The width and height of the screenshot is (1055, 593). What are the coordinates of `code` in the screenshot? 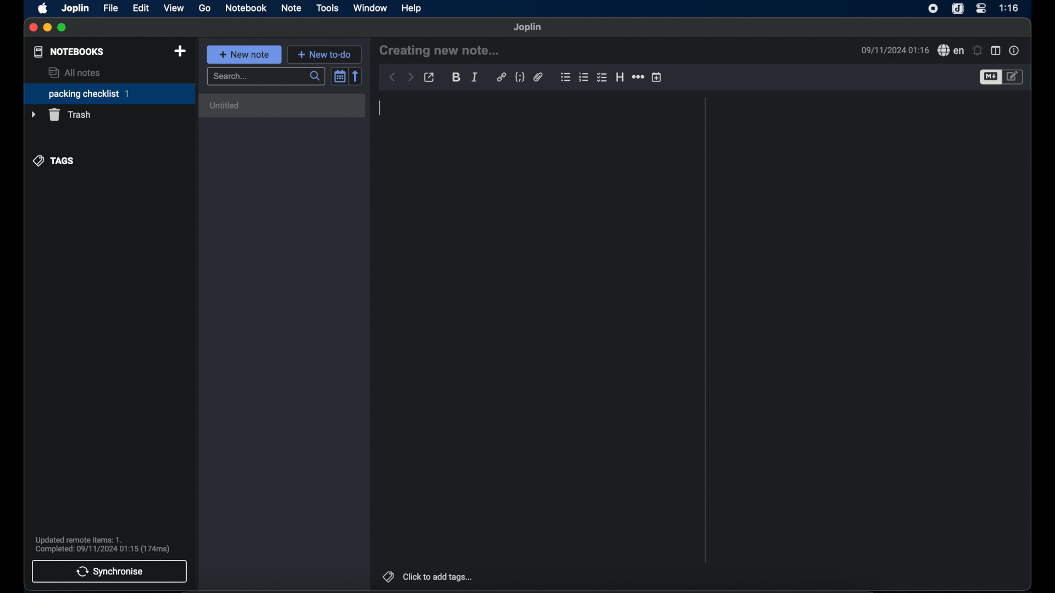 It's located at (519, 77).